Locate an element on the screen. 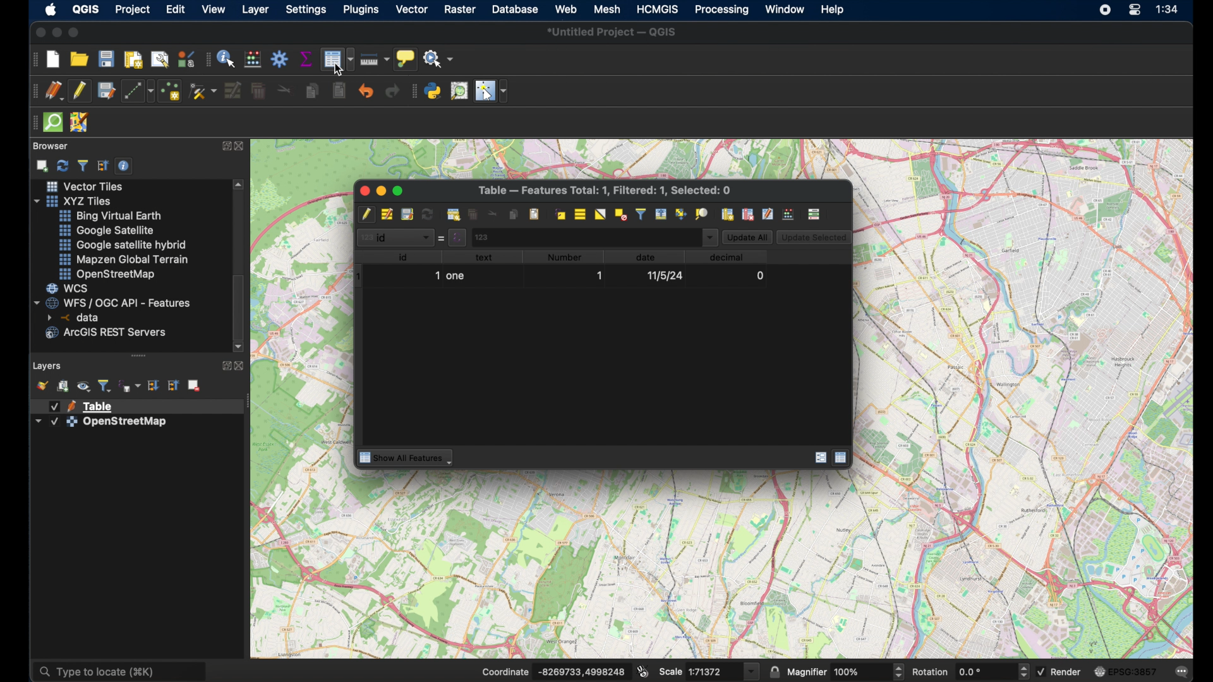 The width and height of the screenshot is (1213, 682). bing virtual earth is located at coordinates (112, 214).